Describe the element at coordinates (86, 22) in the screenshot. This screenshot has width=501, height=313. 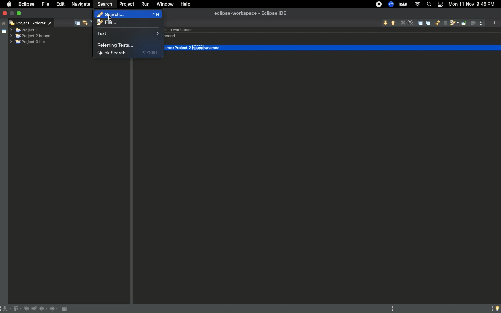
I see `link with editor` at that location.